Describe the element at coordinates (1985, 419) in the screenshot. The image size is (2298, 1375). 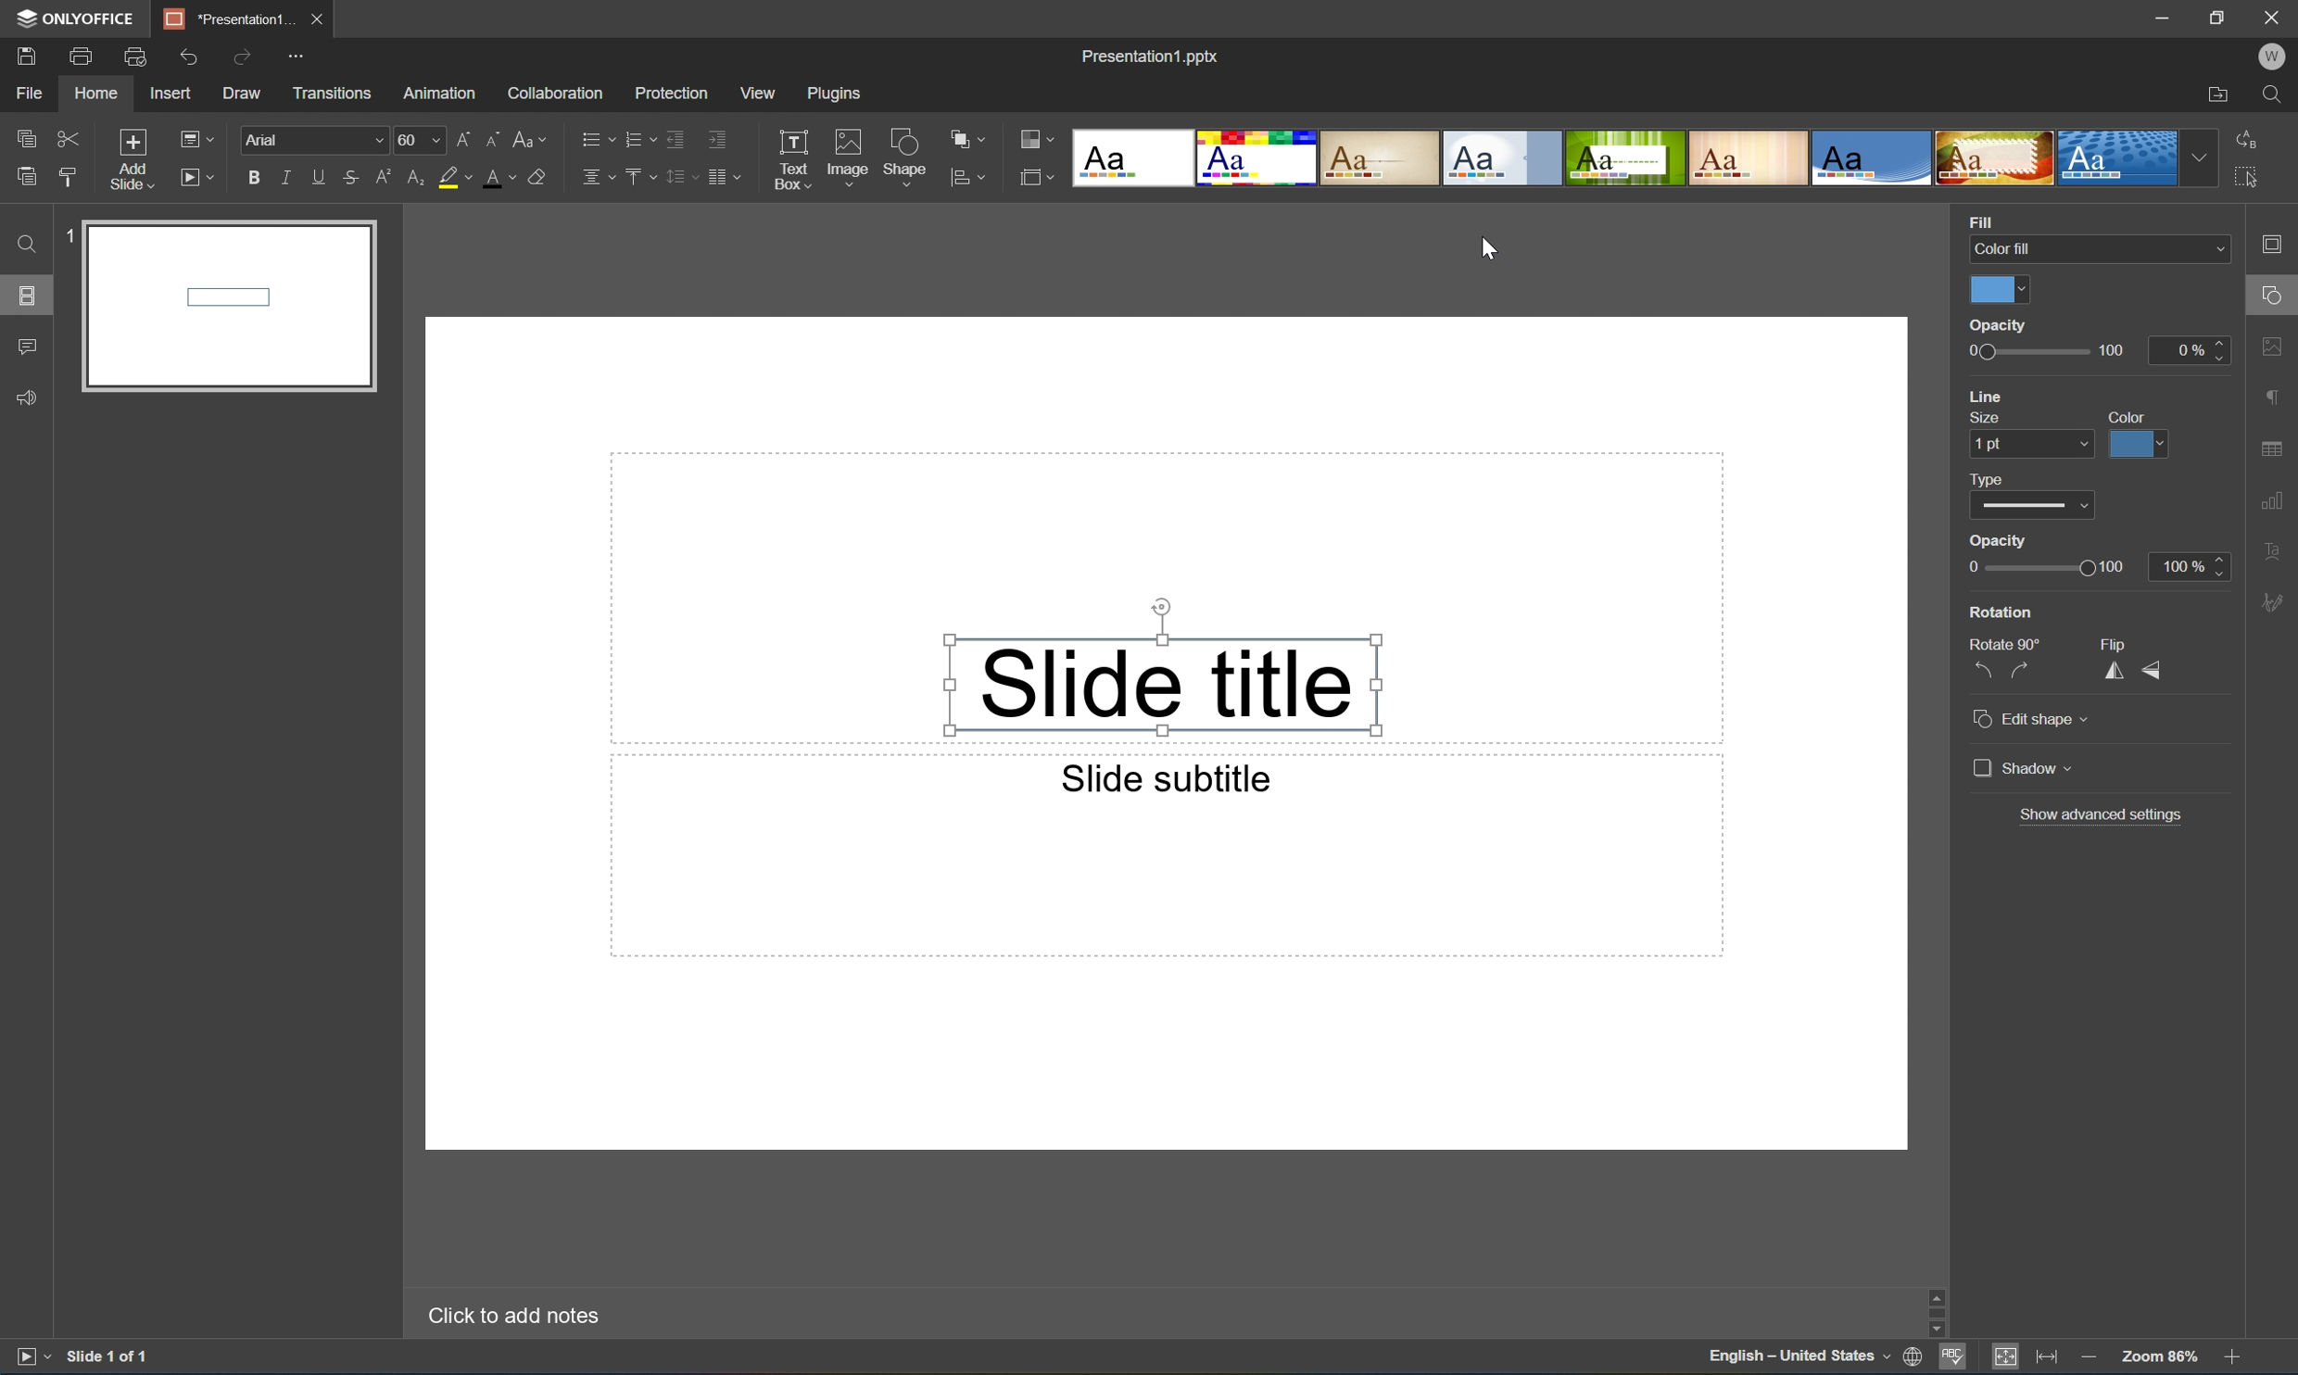
I see `Size` at that location.